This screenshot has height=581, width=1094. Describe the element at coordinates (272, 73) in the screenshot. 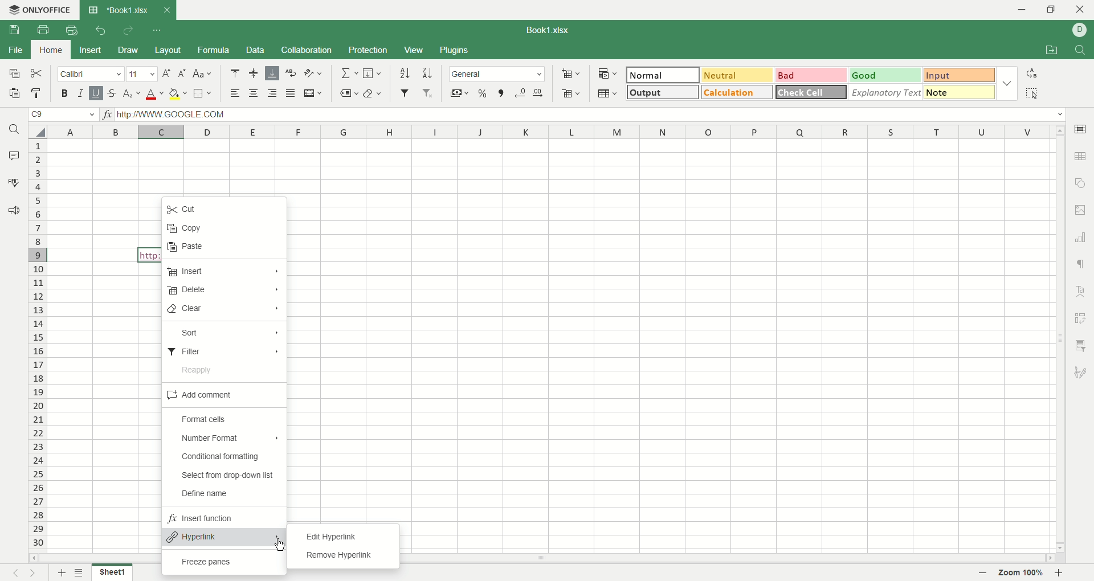

I see `align bottom` at that location.